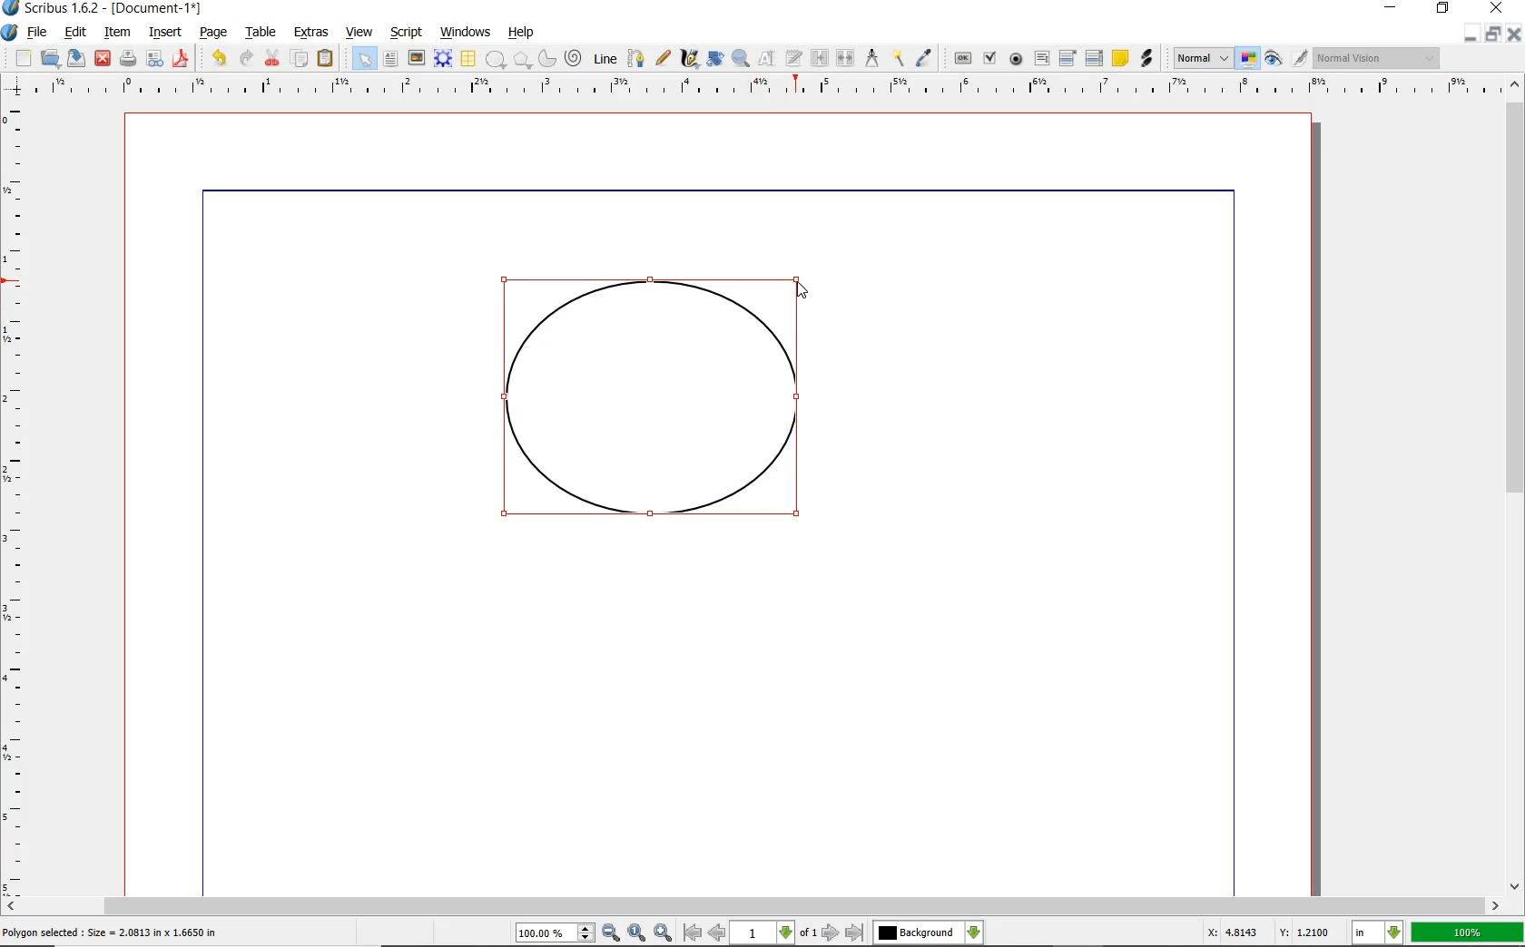 This screenshot has height=947, width=1525. I want to click on MINIMIZE, so click(1392, 6).